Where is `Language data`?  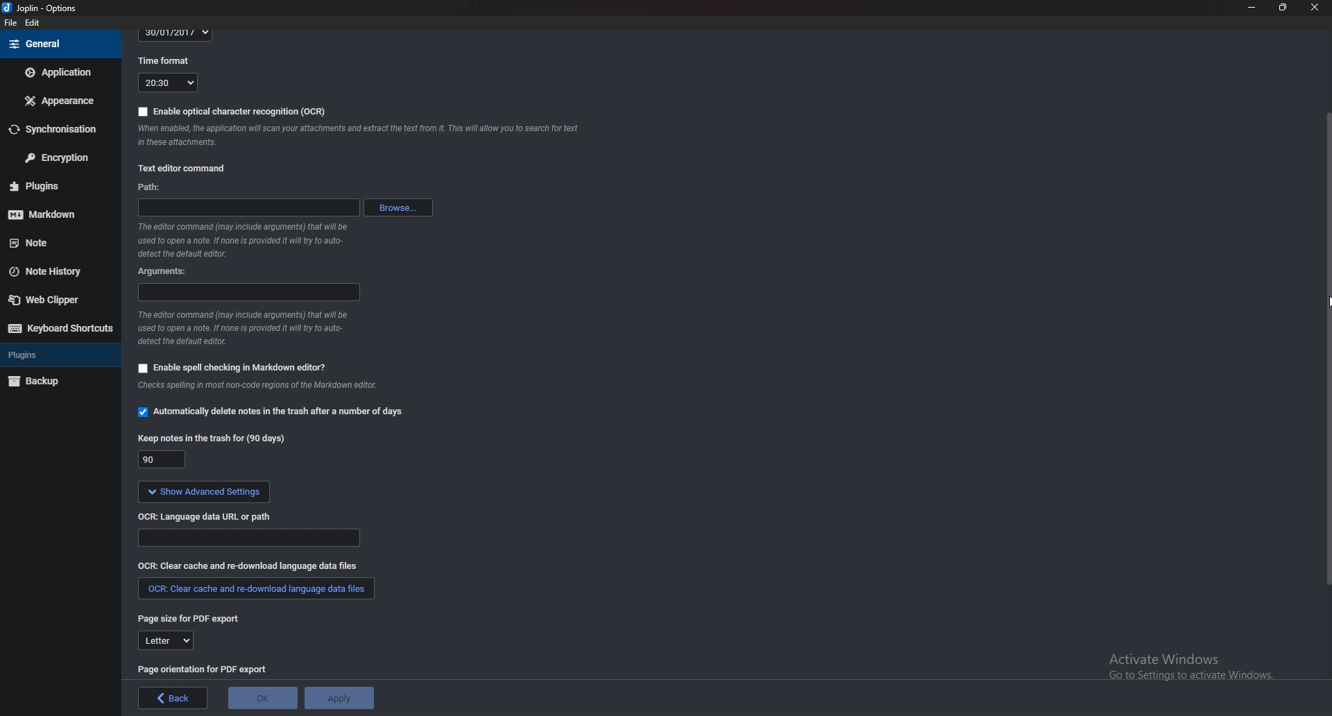
Language data is located at coordinates (250, 538).